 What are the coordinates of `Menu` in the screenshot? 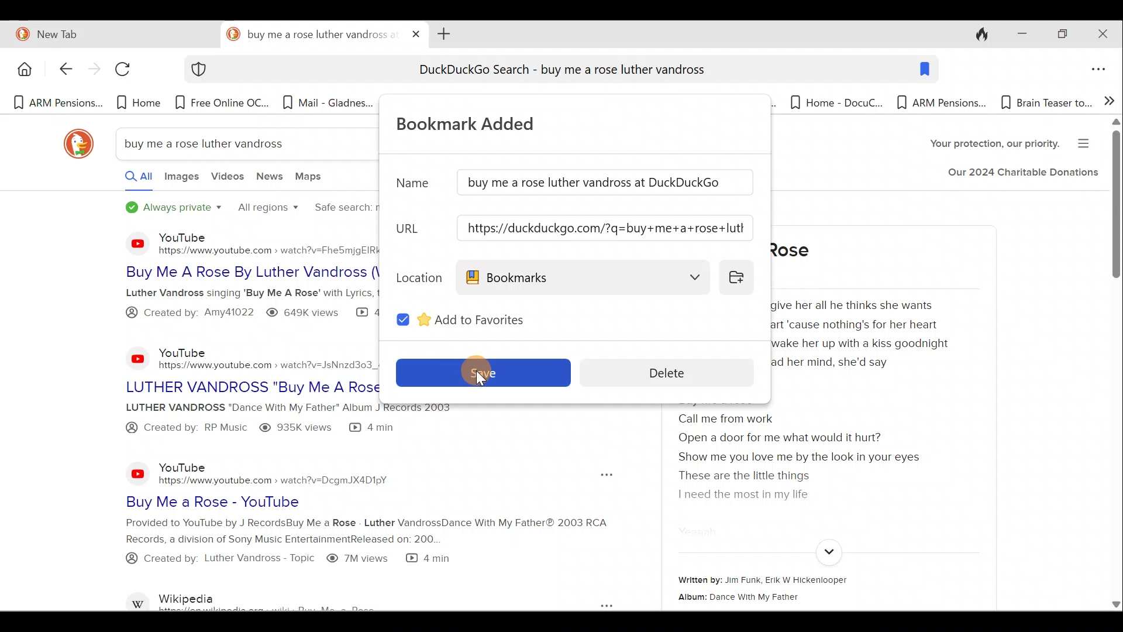 It's located at (1087, 142).